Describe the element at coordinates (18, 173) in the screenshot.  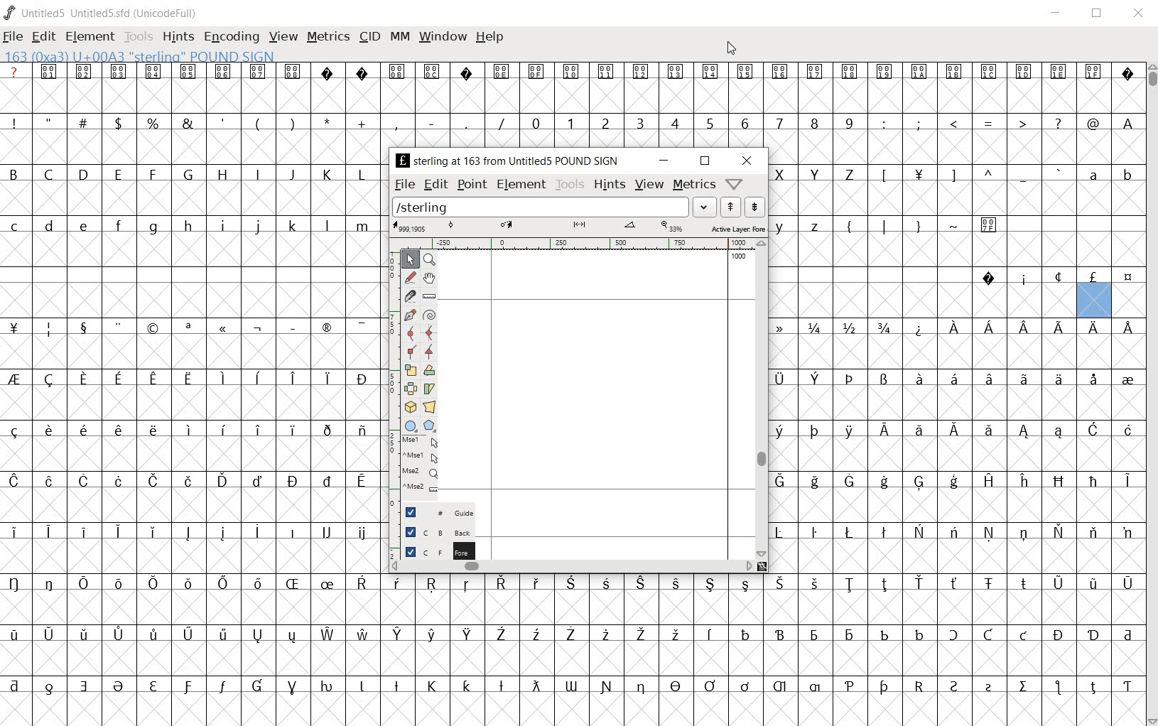
I see `B` at that location.